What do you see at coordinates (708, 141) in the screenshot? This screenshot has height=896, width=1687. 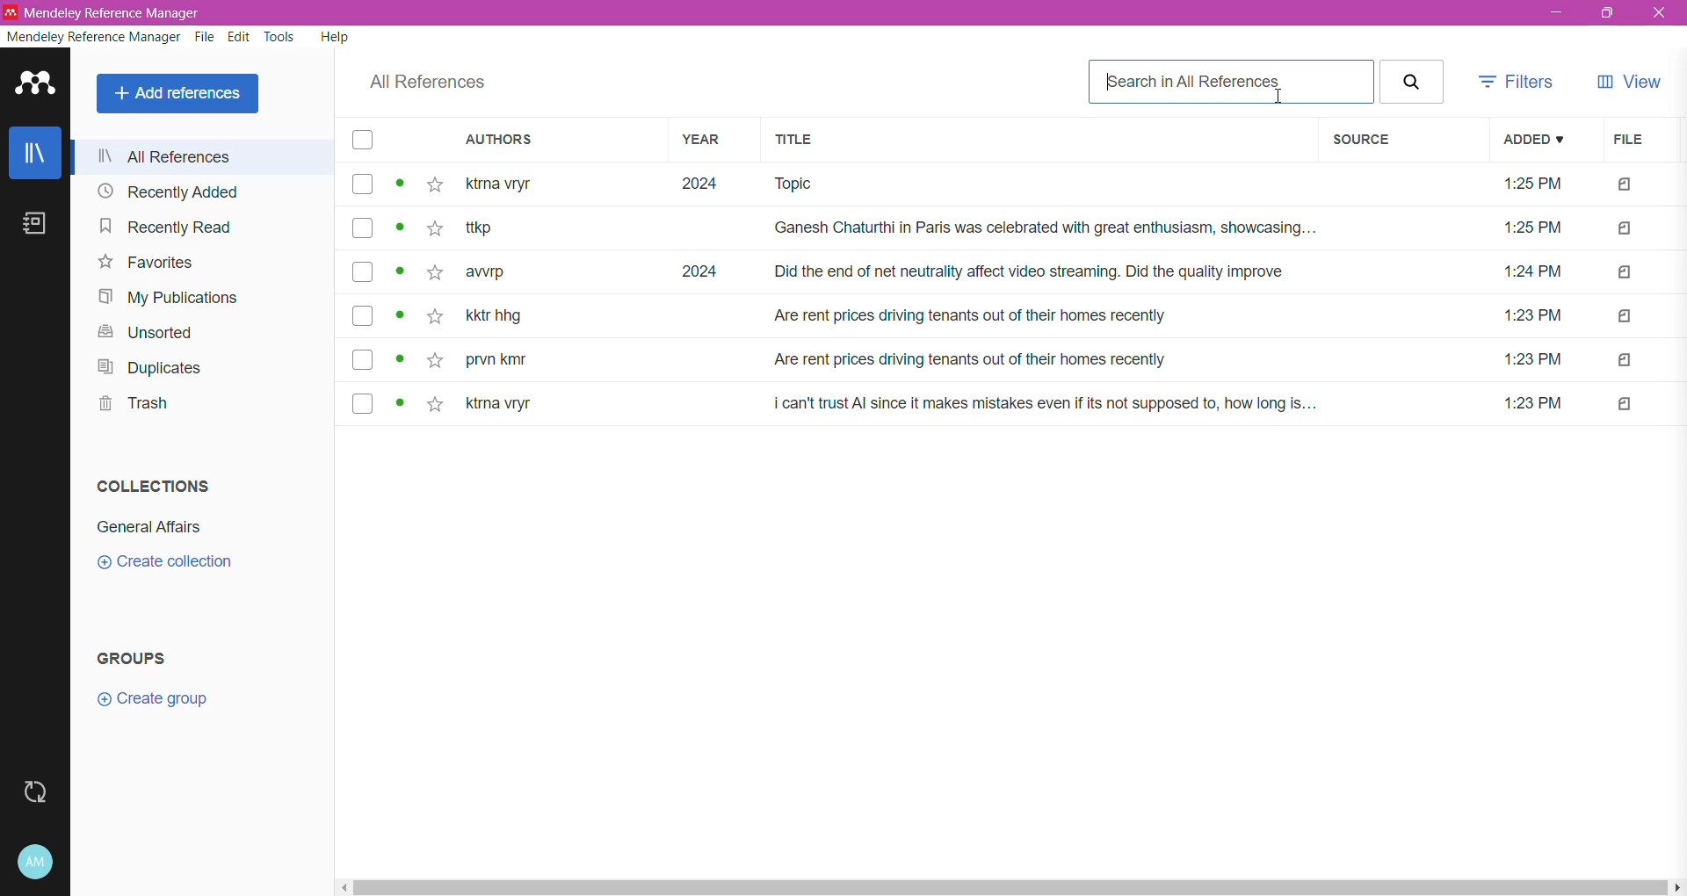 I see `Year` at bounding box center [708, 141].